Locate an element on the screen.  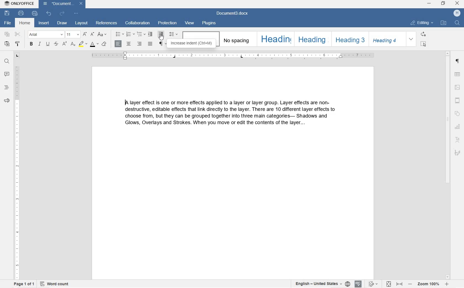
FIT TO PAGE OR WIDTH is located at coordinates (393, 284).